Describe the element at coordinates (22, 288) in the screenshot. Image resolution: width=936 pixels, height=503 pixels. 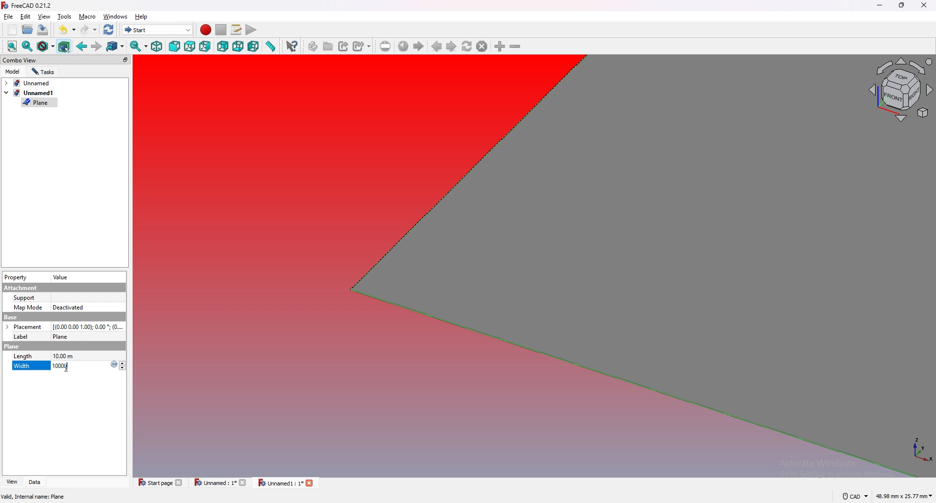
I see `Attachment` at that location.